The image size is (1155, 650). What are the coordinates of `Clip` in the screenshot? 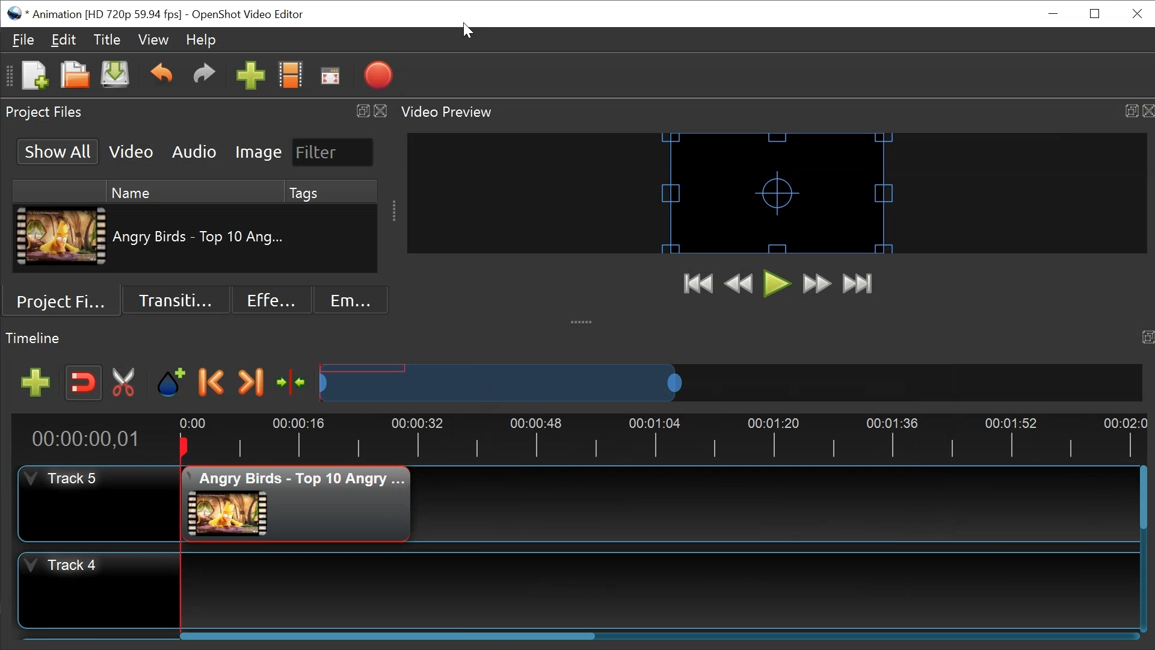 It's located at (62, 235).